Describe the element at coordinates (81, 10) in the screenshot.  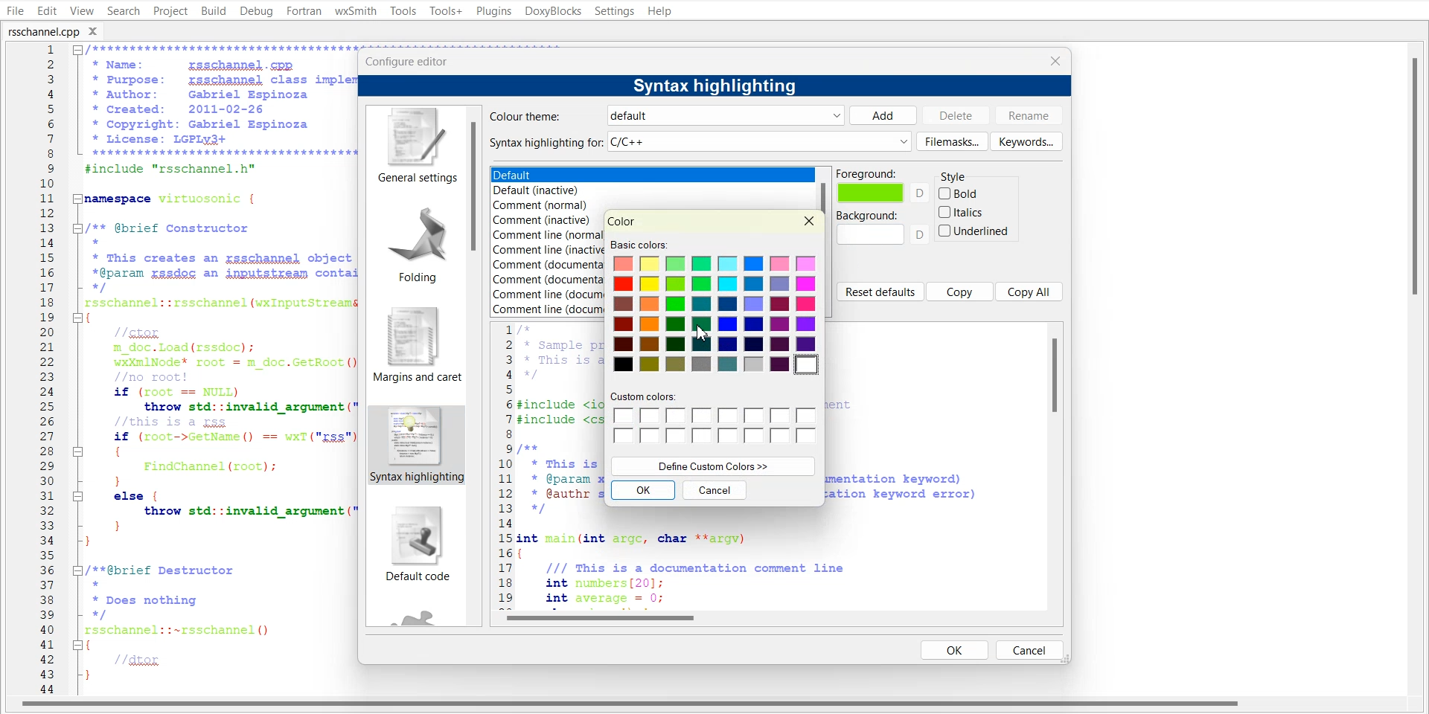
I see `View` at that location.